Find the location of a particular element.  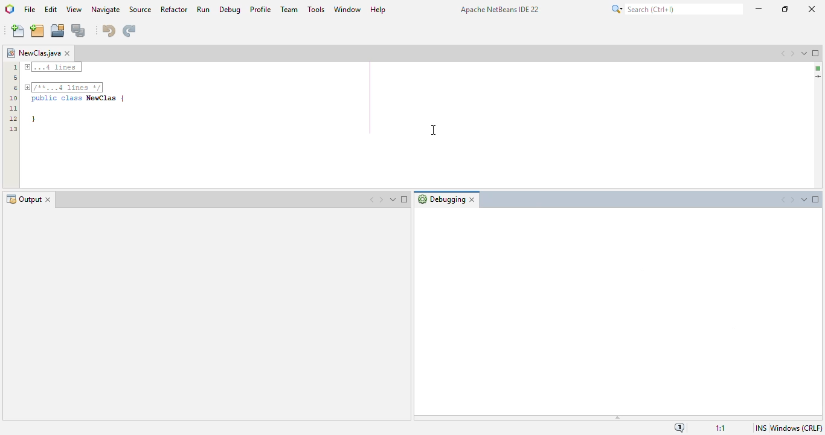

search (Ctrl + I) is located at coordinates (676, 9).